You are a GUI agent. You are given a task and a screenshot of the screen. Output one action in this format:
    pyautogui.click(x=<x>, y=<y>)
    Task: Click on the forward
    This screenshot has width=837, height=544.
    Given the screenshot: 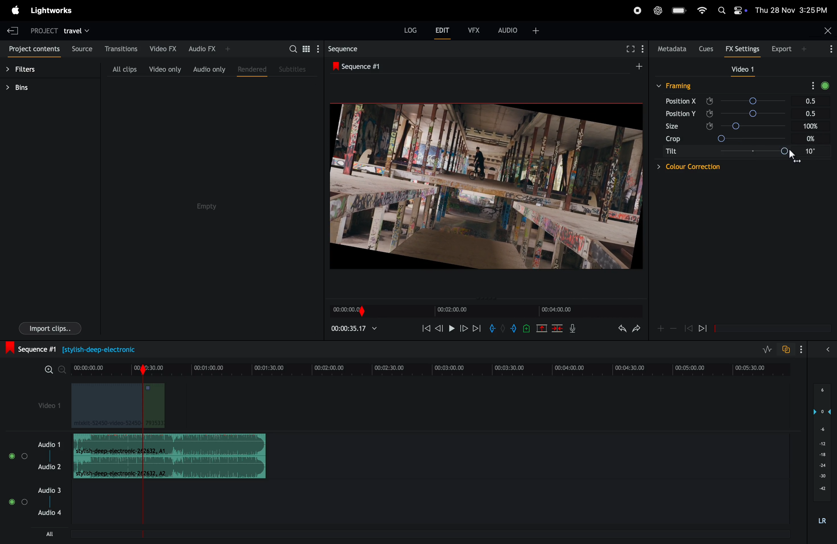 What is the action you would take?
    pyautogui.click(x=477, y=330)
    